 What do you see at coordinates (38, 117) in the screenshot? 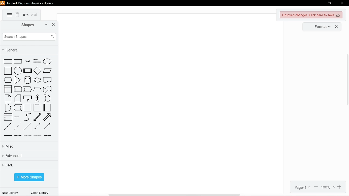
I see `bidirectional arrow` at bounding box center [38, 117].